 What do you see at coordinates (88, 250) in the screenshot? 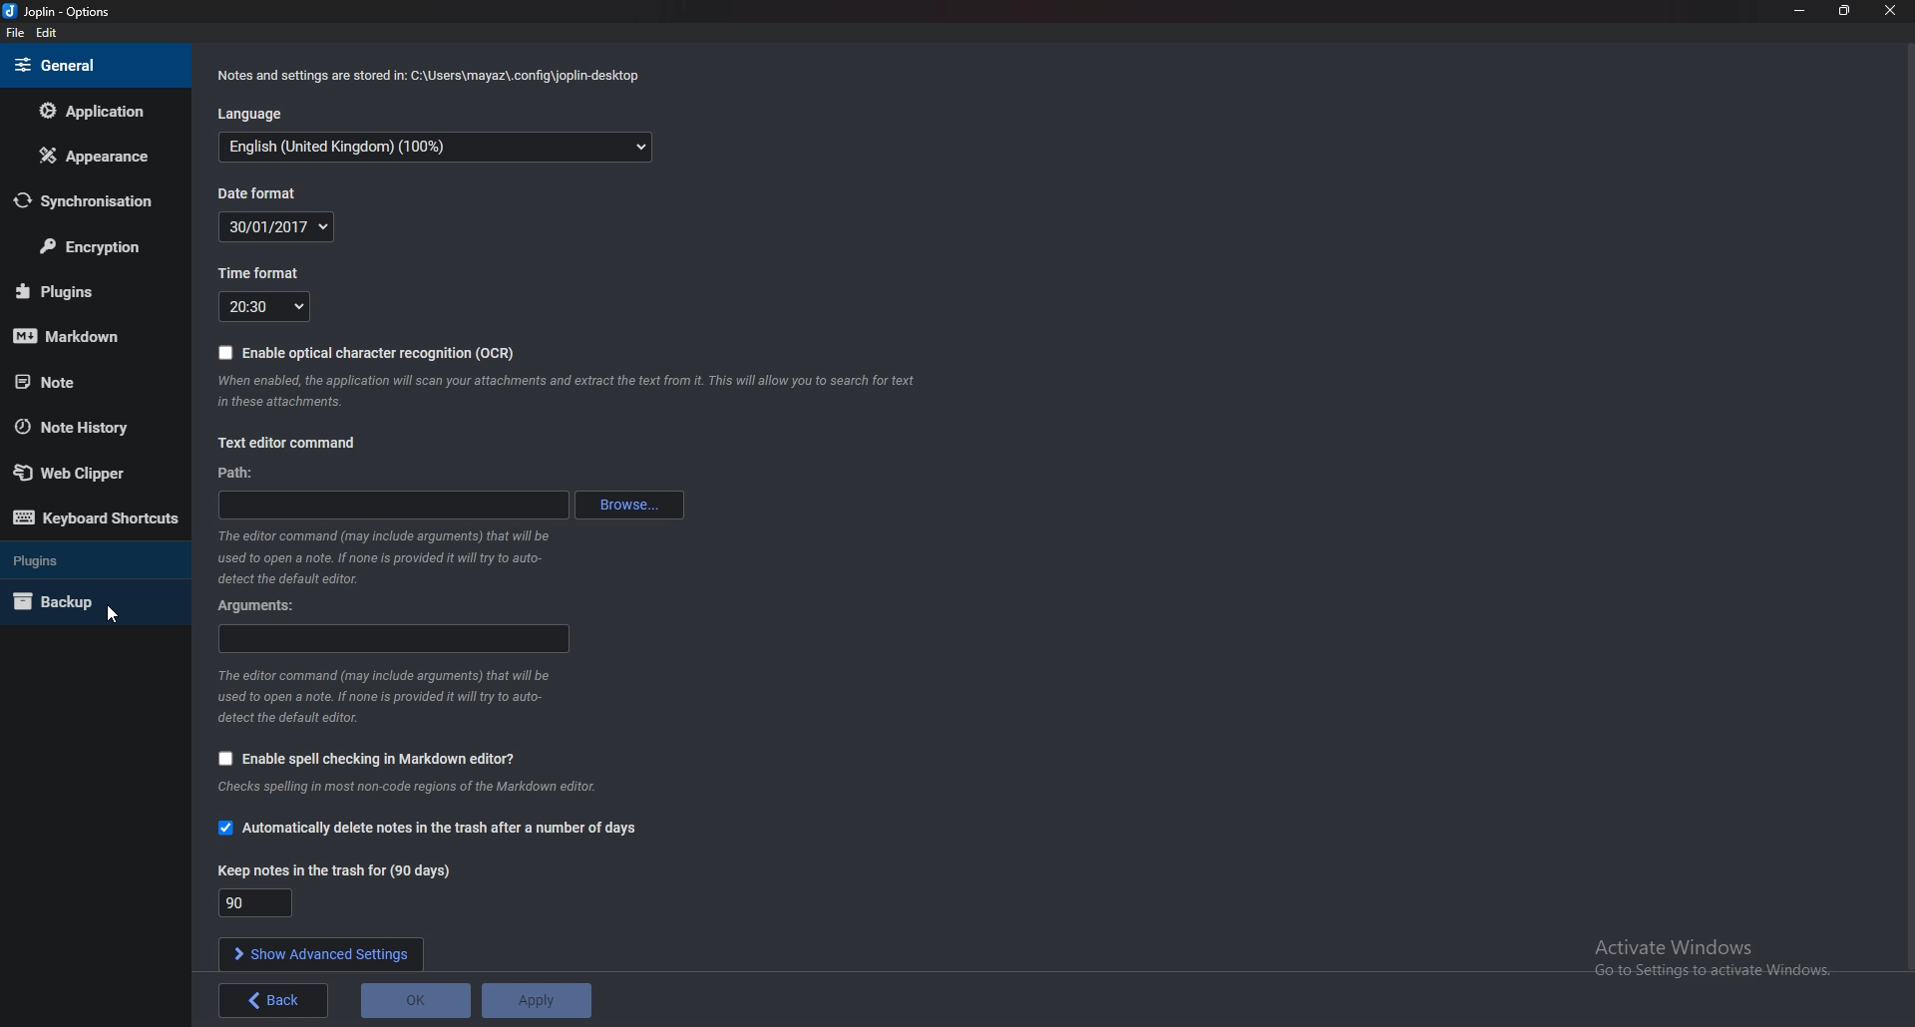
I see `Encryption` at bounding box center [88, 250].